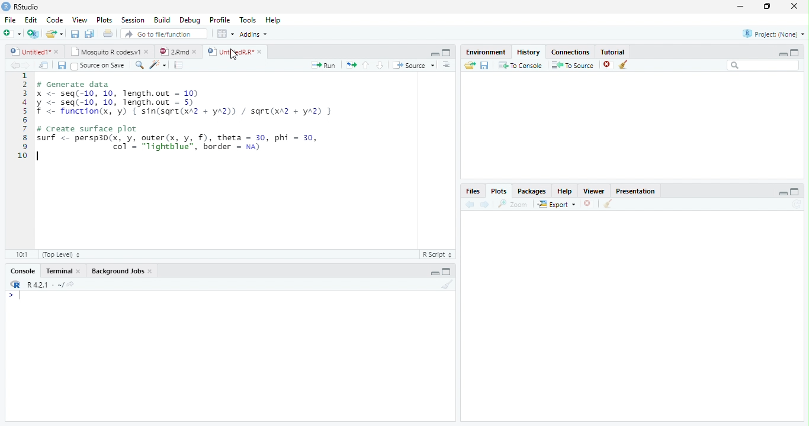 The height and width of the screenshot is (426, 809). What do you see at coordinates (173, 51) in the screenshot?
I see `2.Rmd` at bounding box center [173, 51].